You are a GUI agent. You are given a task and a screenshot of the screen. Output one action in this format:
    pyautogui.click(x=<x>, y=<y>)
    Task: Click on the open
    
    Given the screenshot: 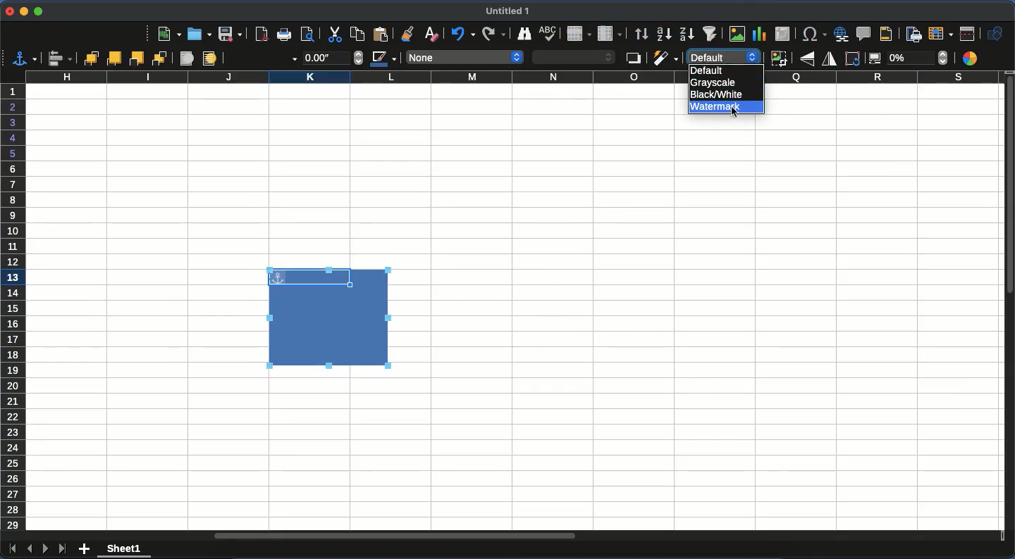 What is the action you would take?
    pyautogui.click(x=199, y=35)
    